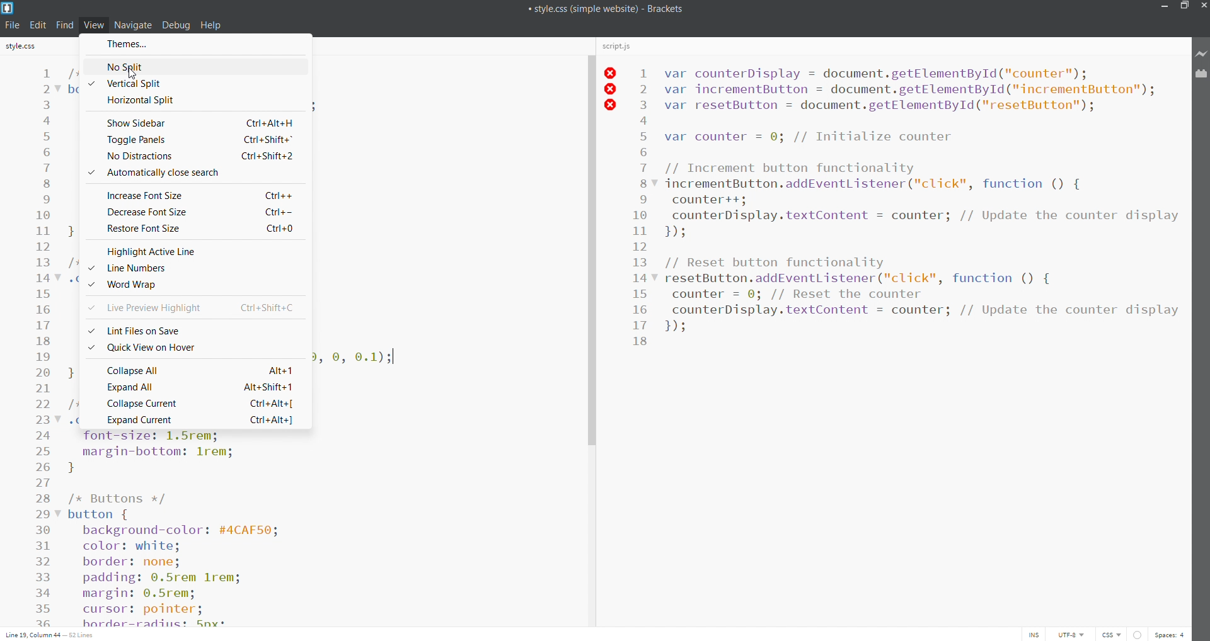  What do you see at coordinates (193, 348) in the screenshot?
I see `quick view on hover` at bounding box center [193, 348].